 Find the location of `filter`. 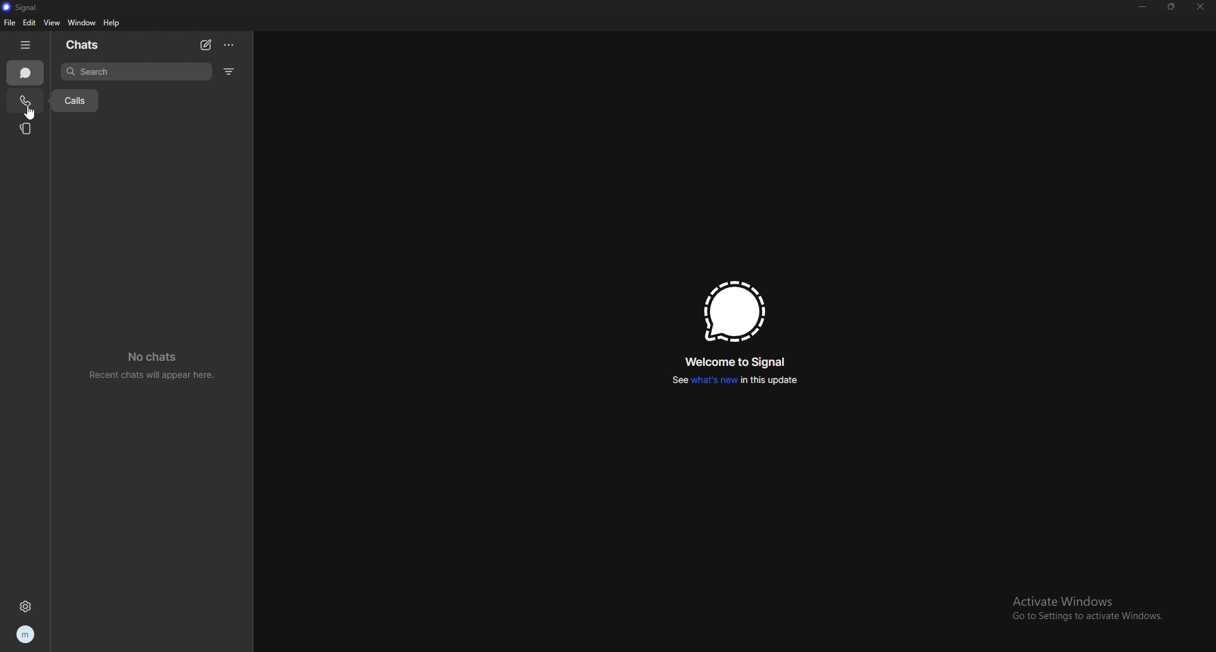

filter is located at coordinates (230, 71).